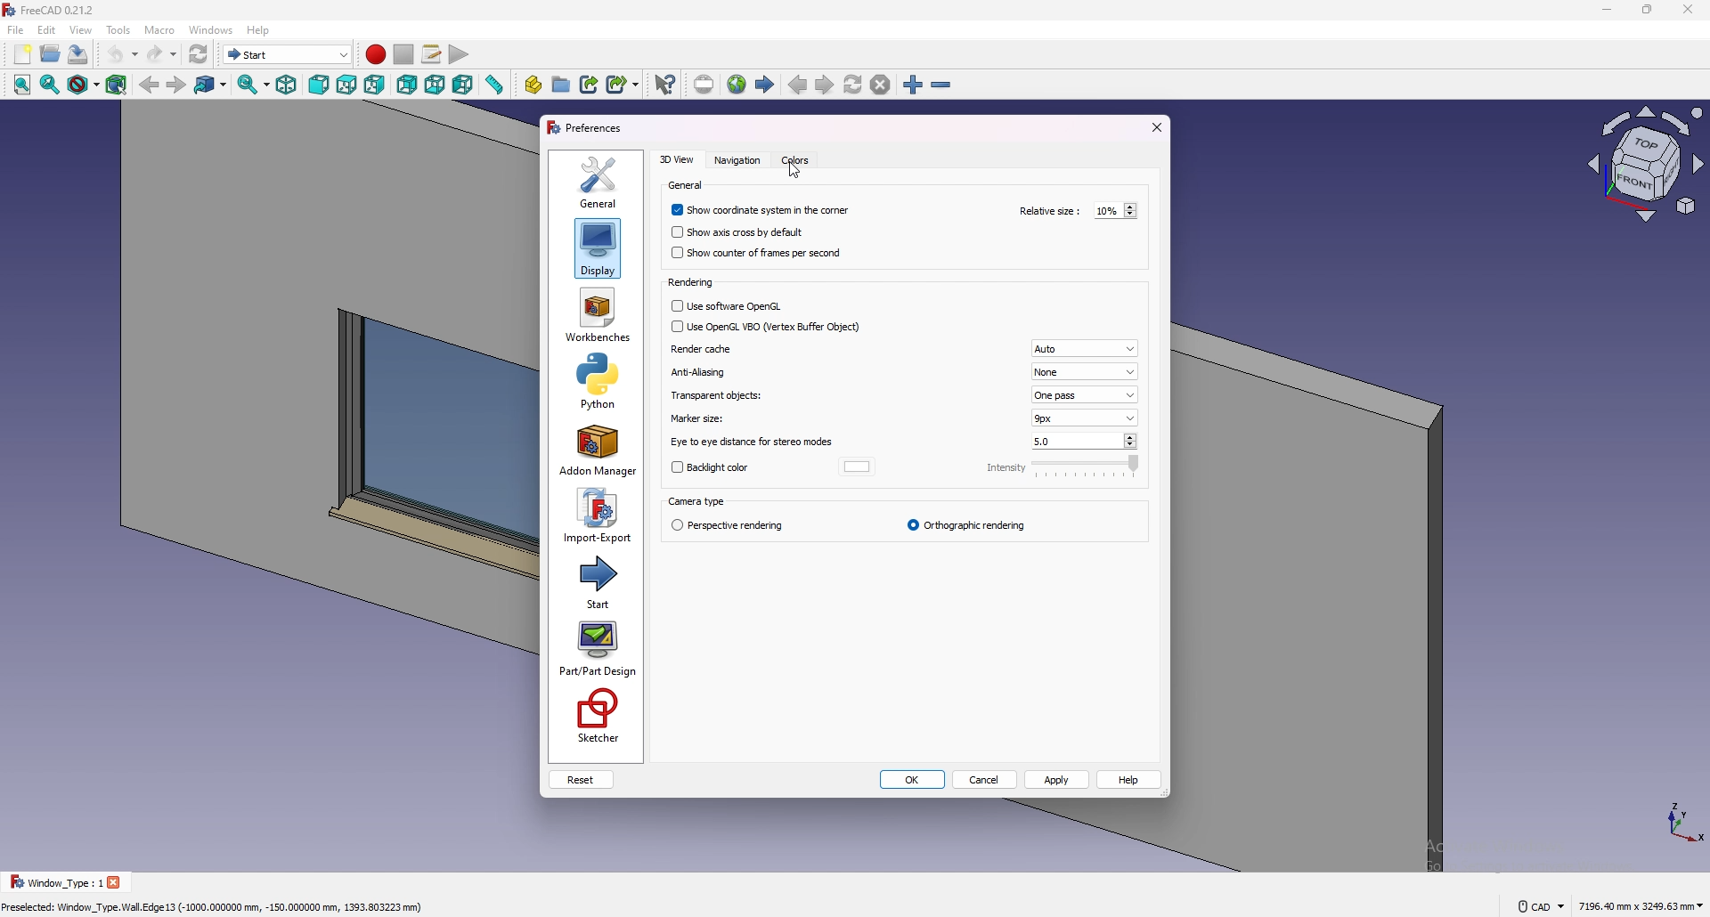 Image resolution: width=1710 pixels, height=917 pixels. I want to click on redo, so click(161, 54).